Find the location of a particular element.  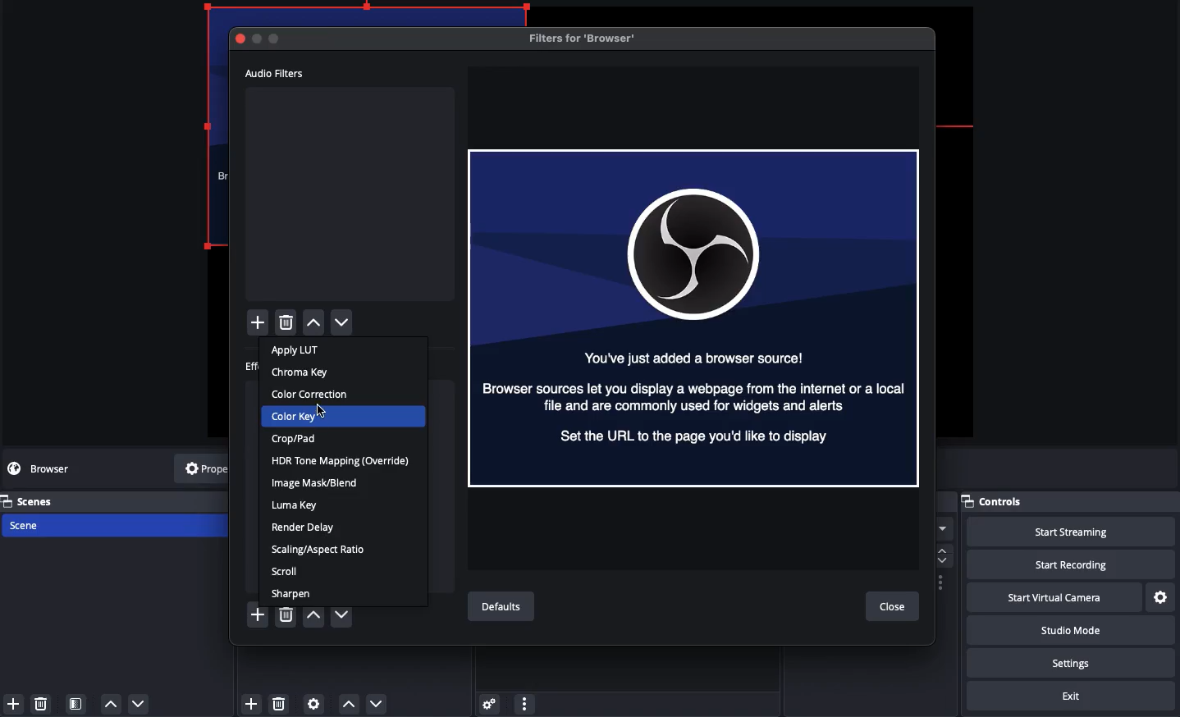

Start virtual camera is located at coordinates (1052, 598).